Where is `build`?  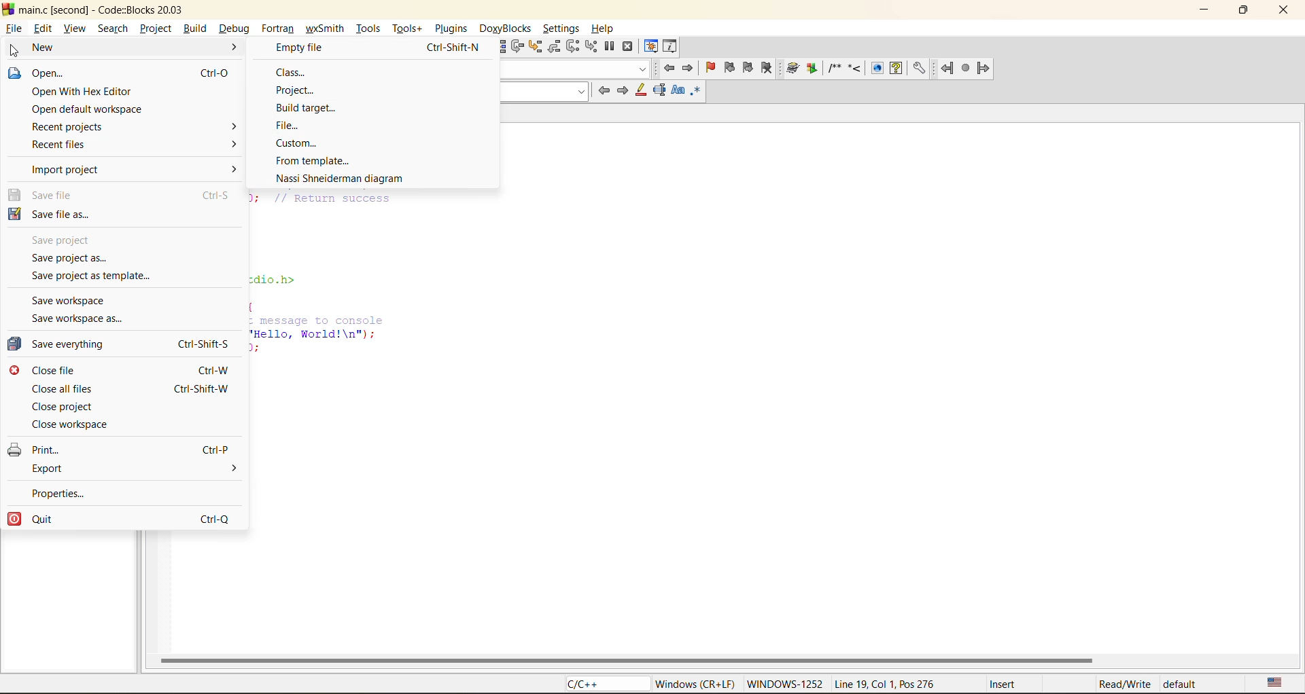 build is located at coordinates (243, 46).